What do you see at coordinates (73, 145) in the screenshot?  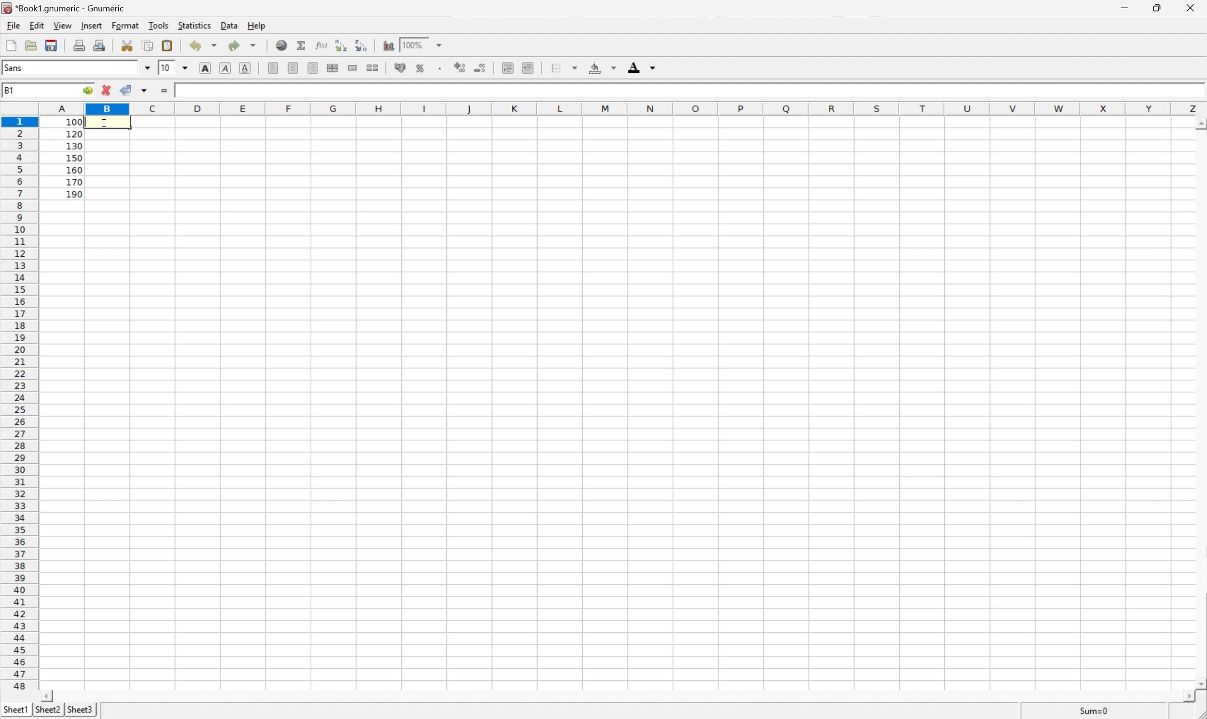 I see `130` at bounding box center [73, 145].